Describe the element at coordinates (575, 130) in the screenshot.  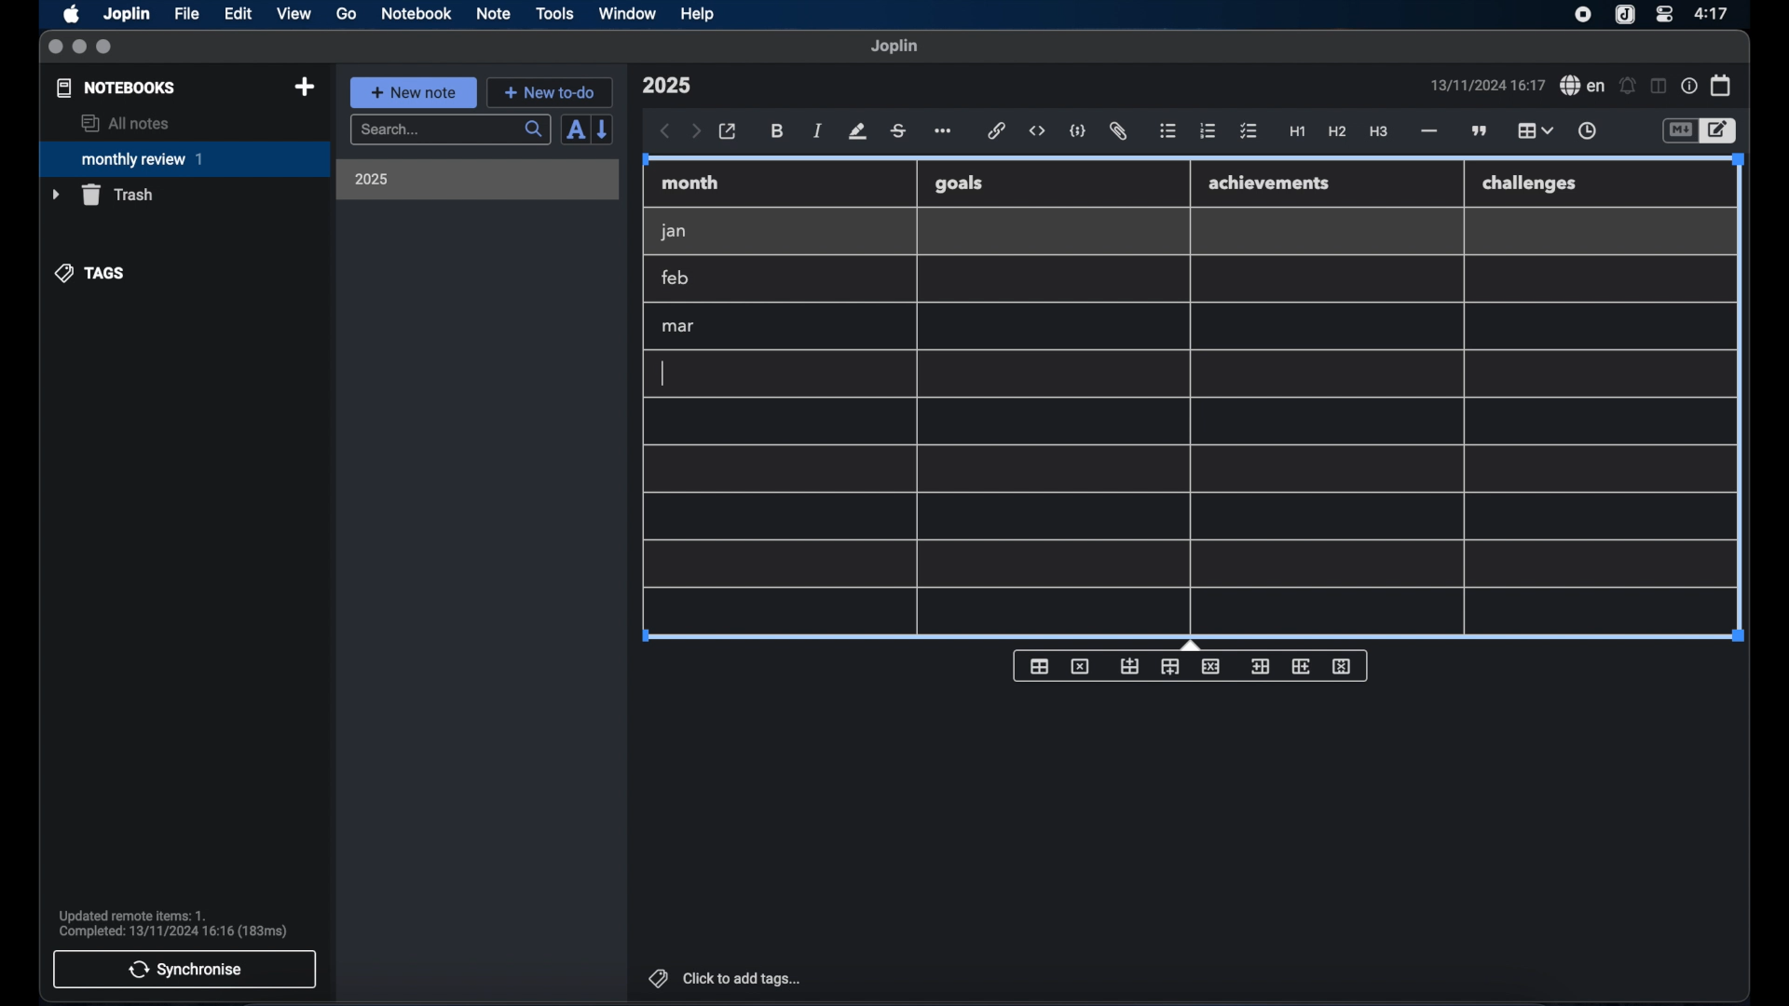
I see `sort order field` at that location.